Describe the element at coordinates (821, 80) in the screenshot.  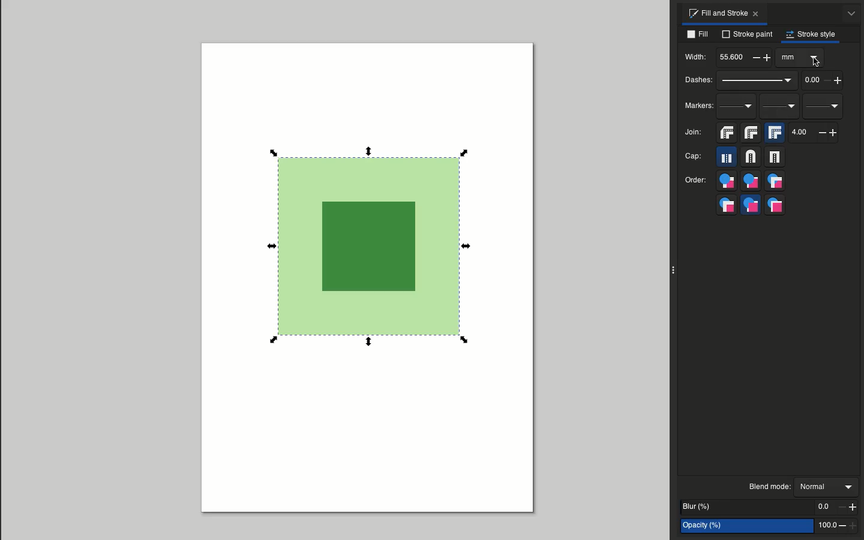
I see `0.0` at that location.